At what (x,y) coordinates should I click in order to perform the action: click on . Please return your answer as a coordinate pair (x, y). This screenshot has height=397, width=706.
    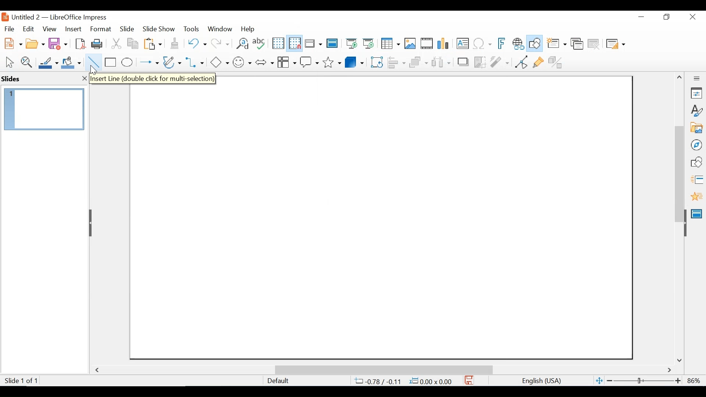
    Looking at the image, I should click on (173, 62).